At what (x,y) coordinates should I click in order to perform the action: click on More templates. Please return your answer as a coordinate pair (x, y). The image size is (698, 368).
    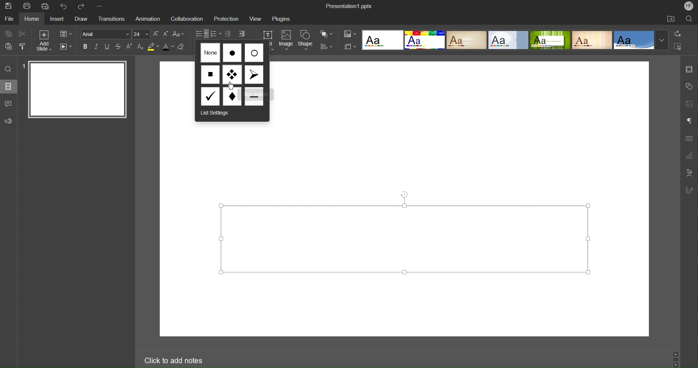
    Looking at the image, I should click on (662, 40).